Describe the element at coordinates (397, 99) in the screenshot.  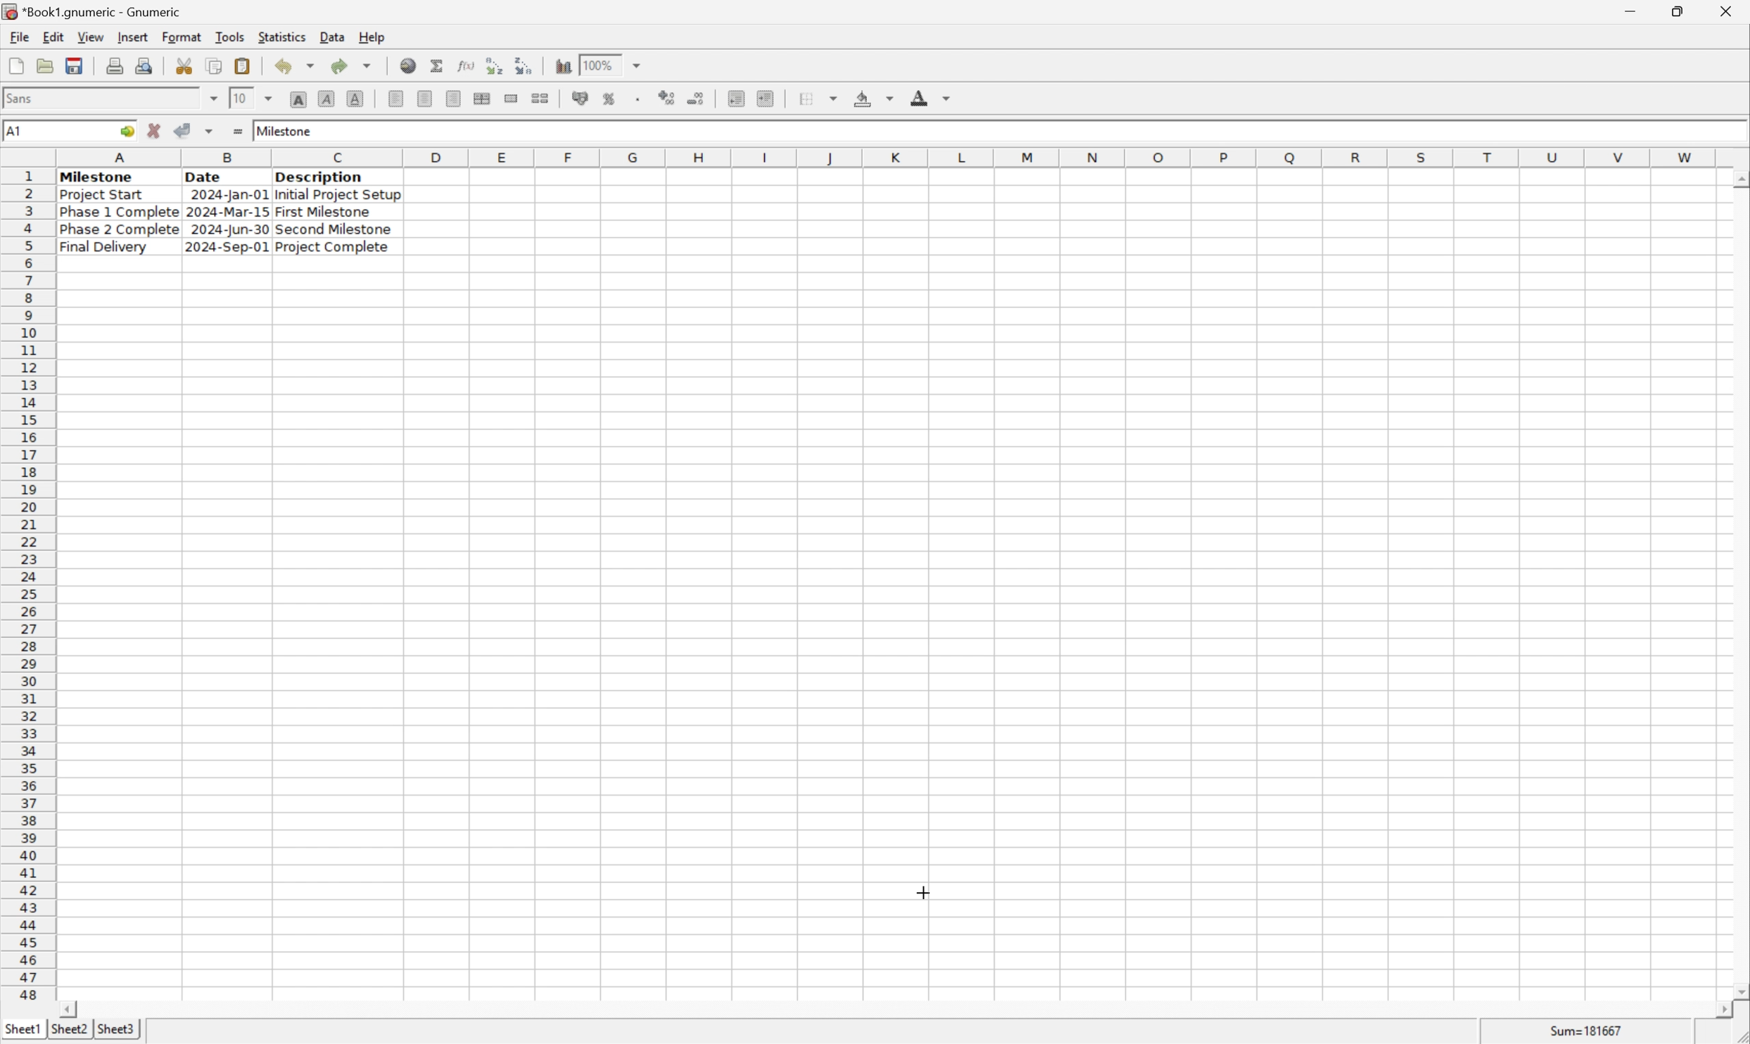
I see `align left` at that location.